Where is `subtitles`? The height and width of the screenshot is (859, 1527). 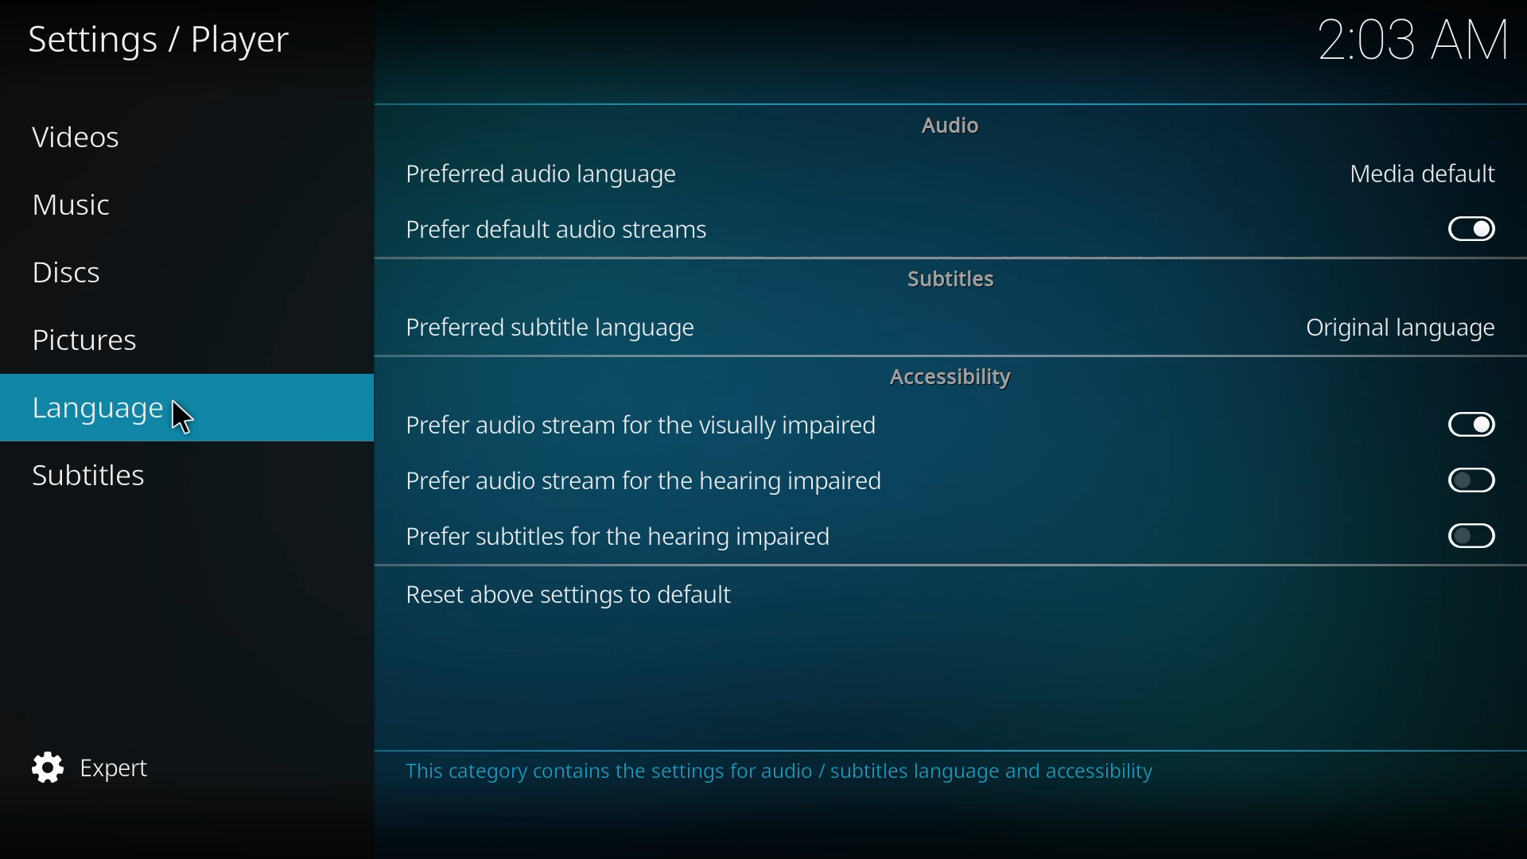 subtitles is located at coordinates (948, 280).